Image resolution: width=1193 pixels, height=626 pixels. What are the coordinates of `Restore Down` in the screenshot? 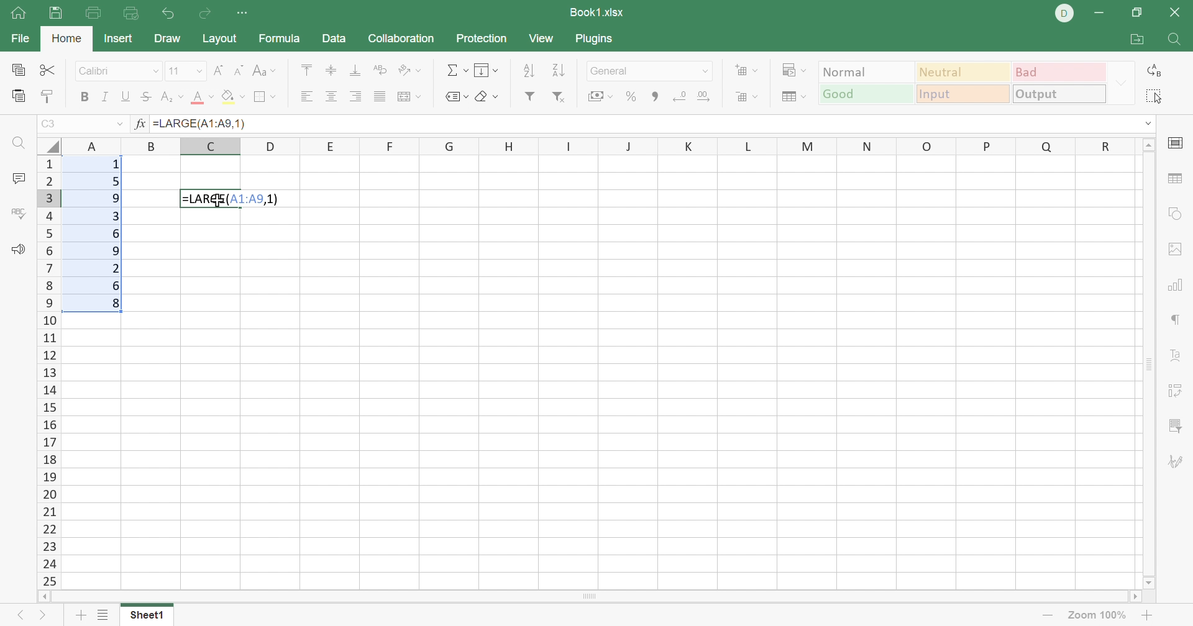 It's located at (1136, 11).